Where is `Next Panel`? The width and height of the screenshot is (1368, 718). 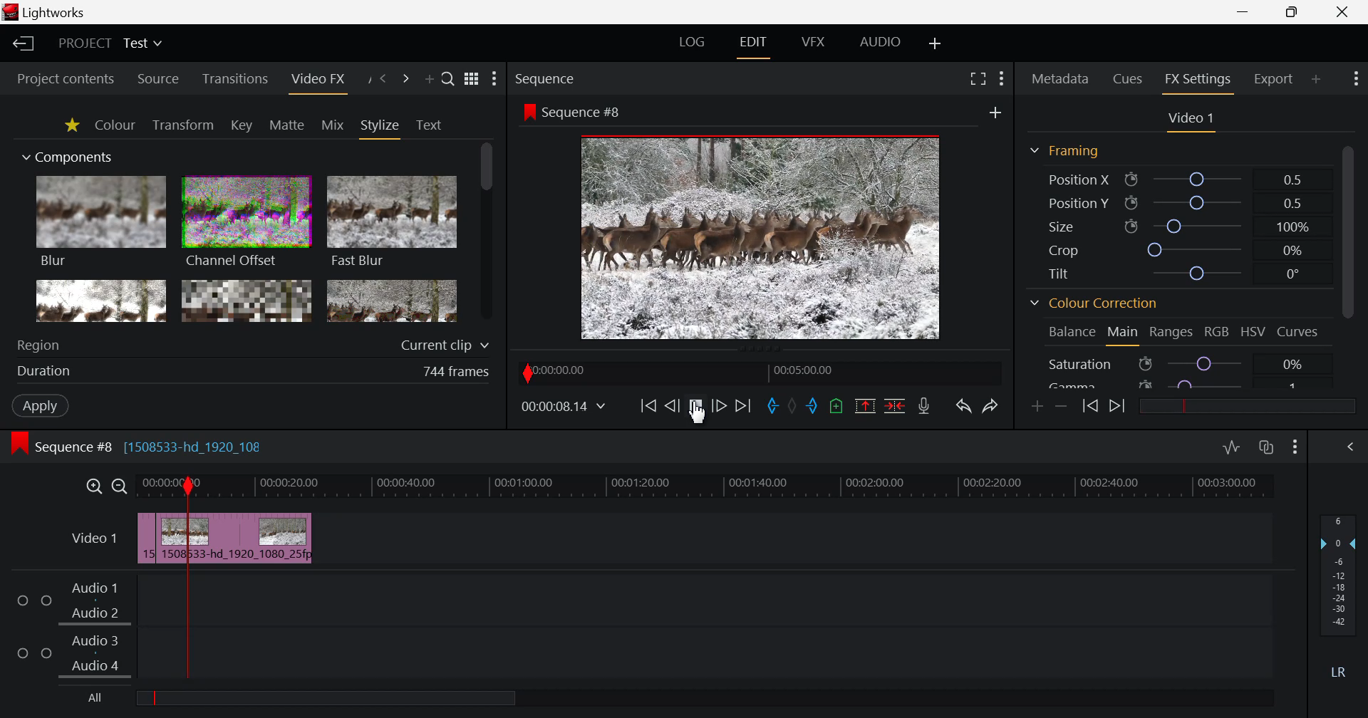 Next Panel is located at coordinates (403, 79).